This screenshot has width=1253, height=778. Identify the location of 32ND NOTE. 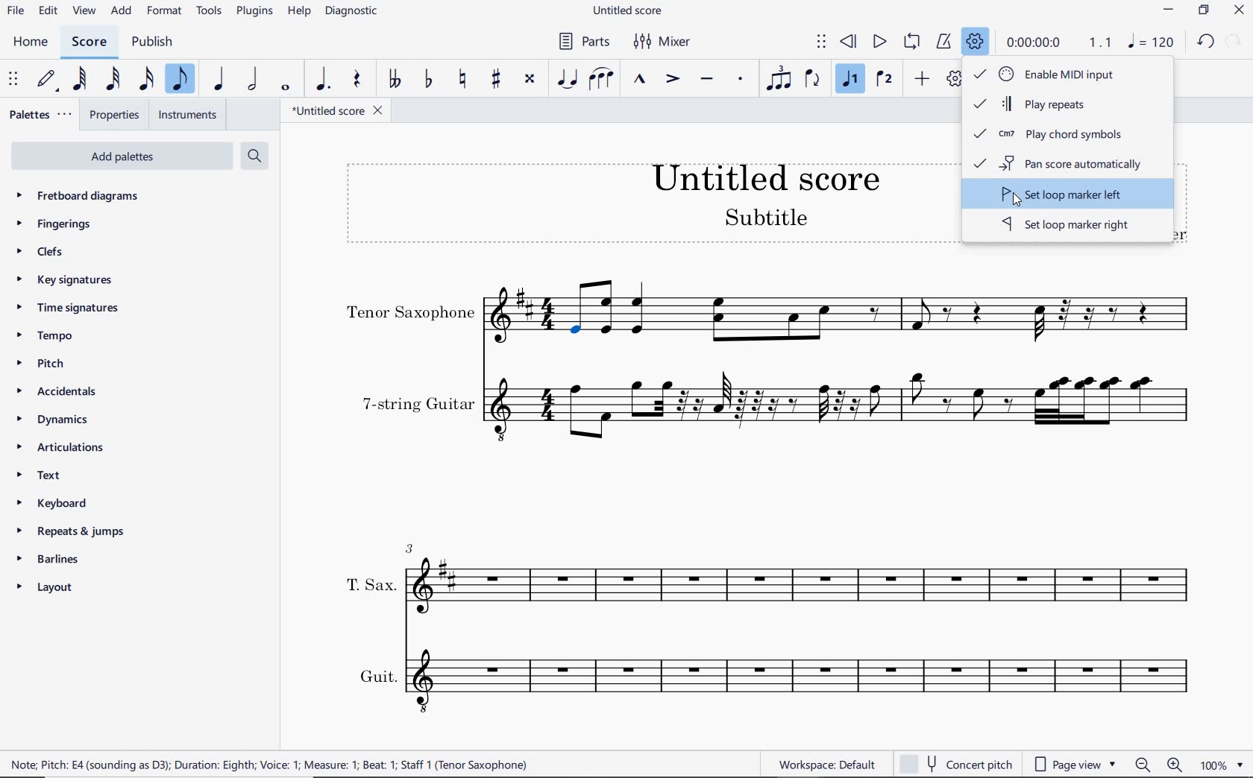
(112, 79).